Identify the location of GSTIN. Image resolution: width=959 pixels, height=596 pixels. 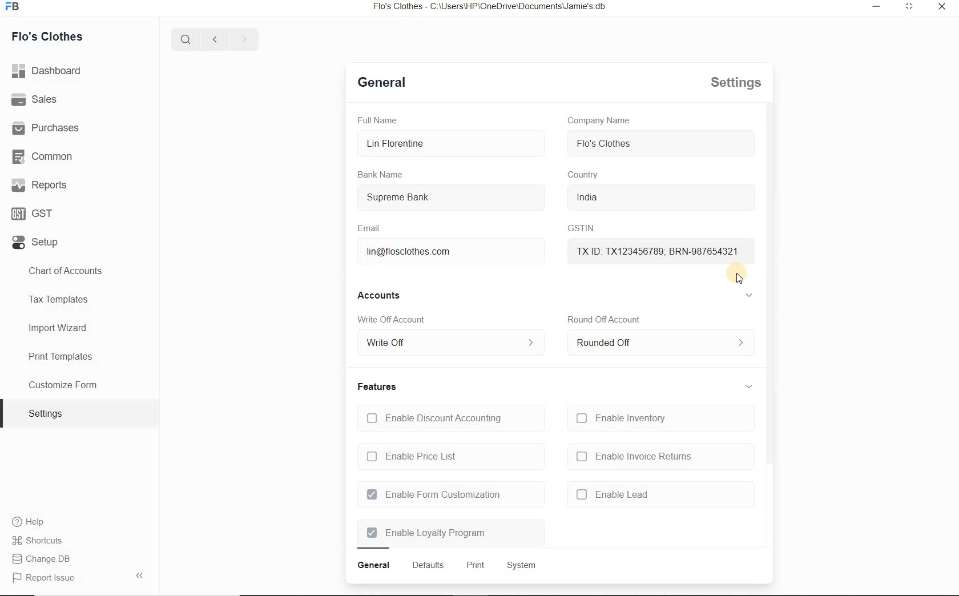
(577, 229).